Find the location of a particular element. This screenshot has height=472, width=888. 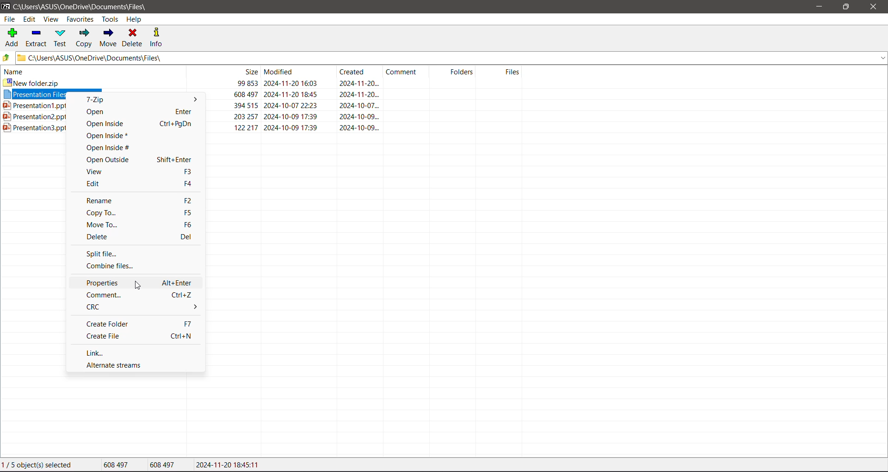

Presentation ries archive./z Uo 43/7 2UZ24-11-2U 1640 2UZ4-11-20... is located at coordinates (34, 95).